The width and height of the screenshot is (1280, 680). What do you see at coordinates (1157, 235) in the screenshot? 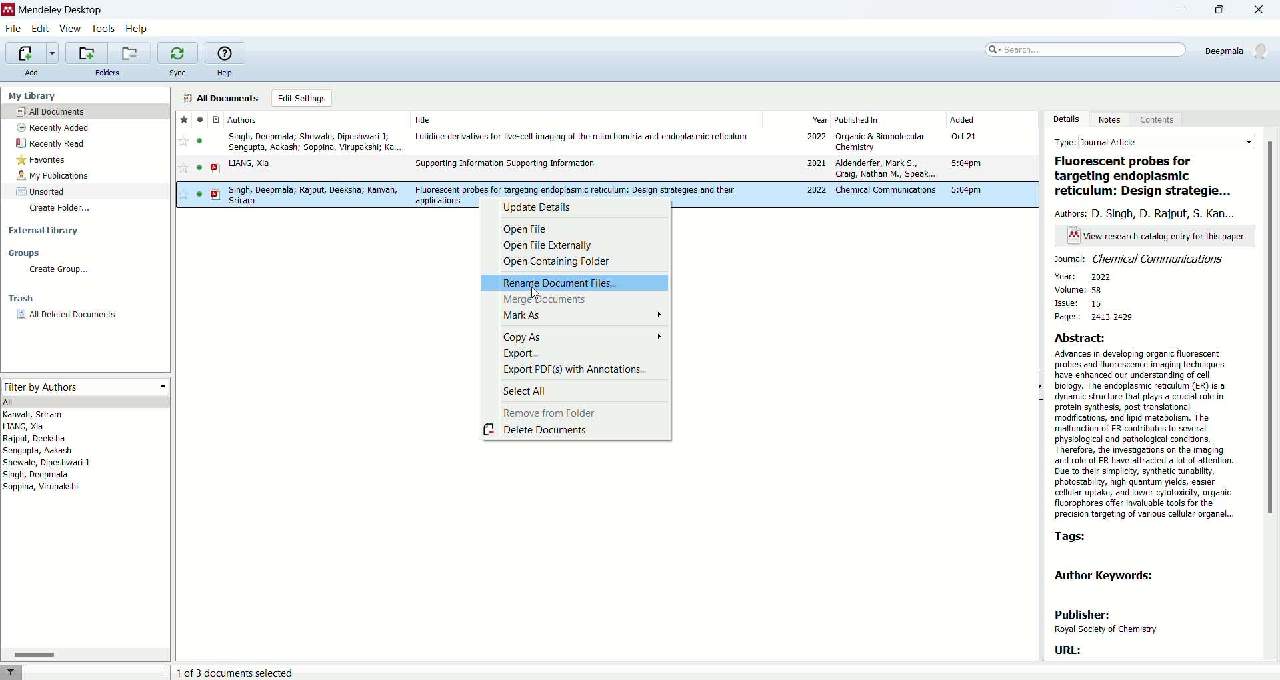
I see `text` at bounding box center [1157, 235].